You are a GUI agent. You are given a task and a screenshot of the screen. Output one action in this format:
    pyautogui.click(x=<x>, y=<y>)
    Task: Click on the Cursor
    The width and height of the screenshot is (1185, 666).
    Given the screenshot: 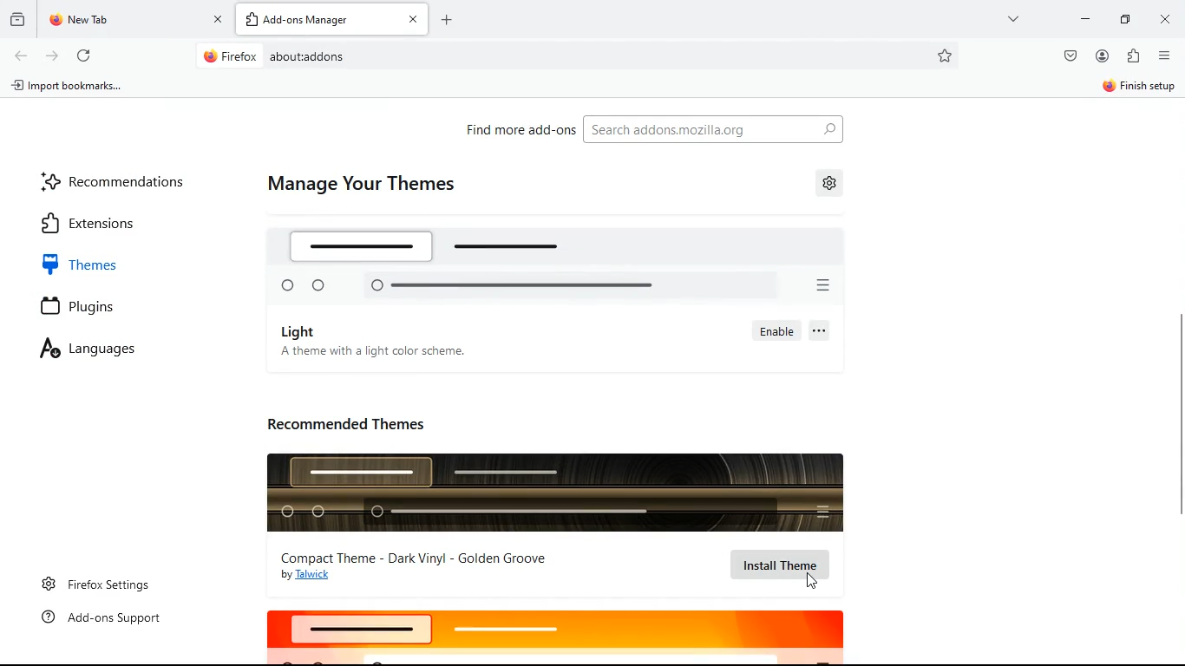 What is the action you would take?
    pyautogui.click(x=810, y=580)
    